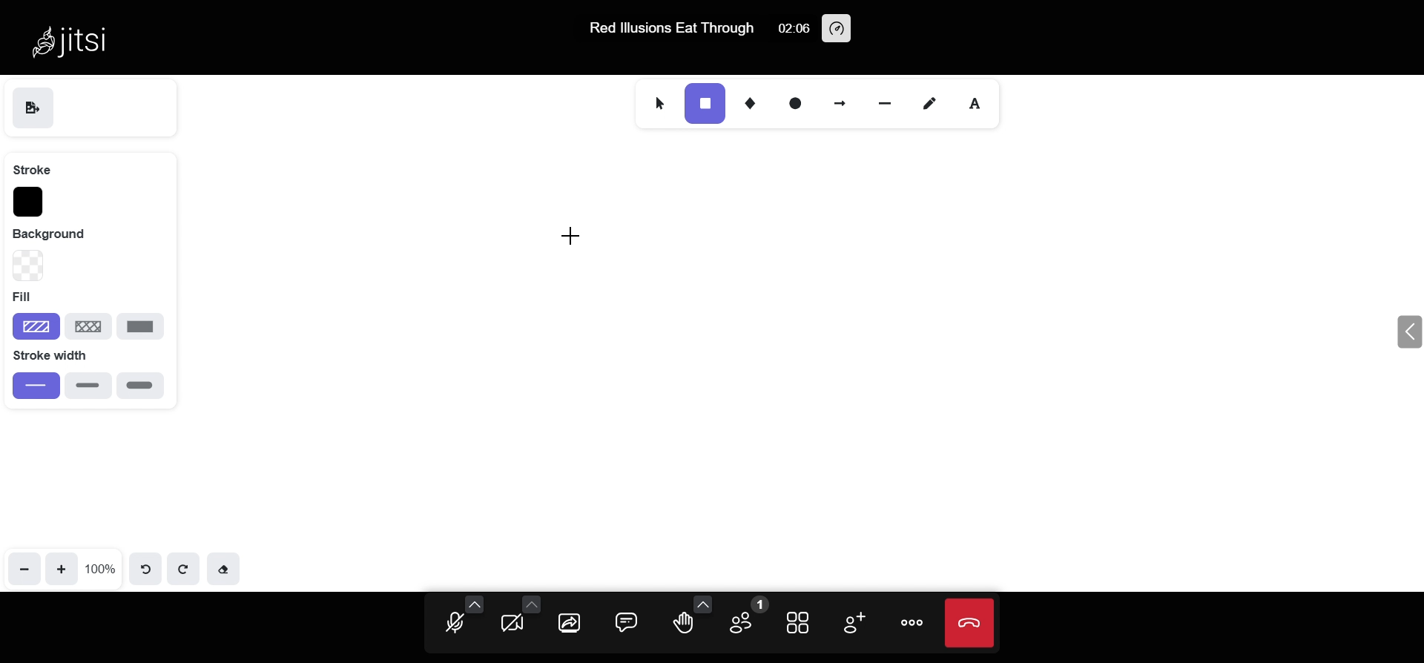 This screenshot has width=1424, height=663. I want to click on diamond, so click(754, 102).